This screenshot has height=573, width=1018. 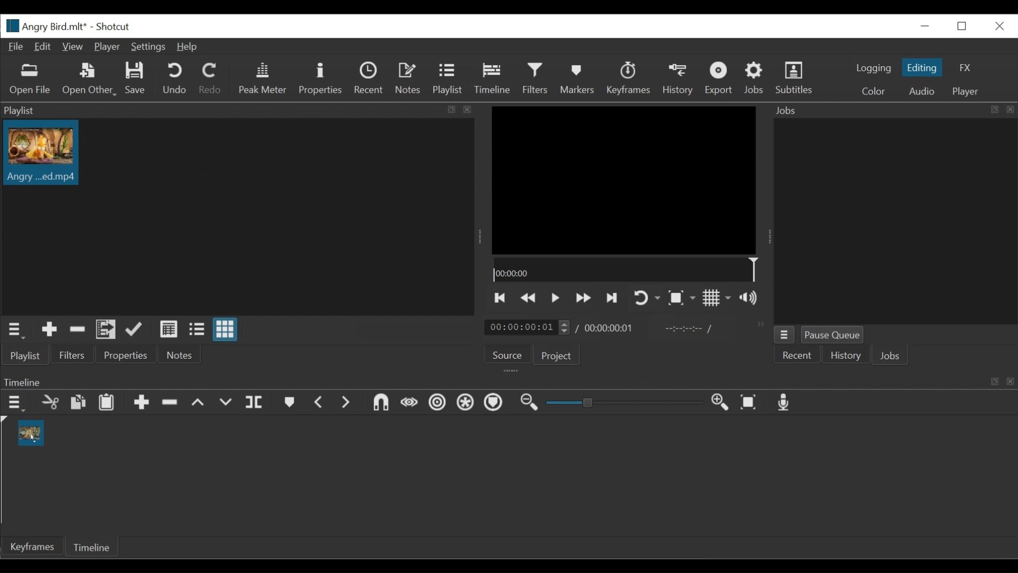 What do you see at coordinates (628, 271) in the screenshot?
I see `Timeline` at bounding box center [628, 271].